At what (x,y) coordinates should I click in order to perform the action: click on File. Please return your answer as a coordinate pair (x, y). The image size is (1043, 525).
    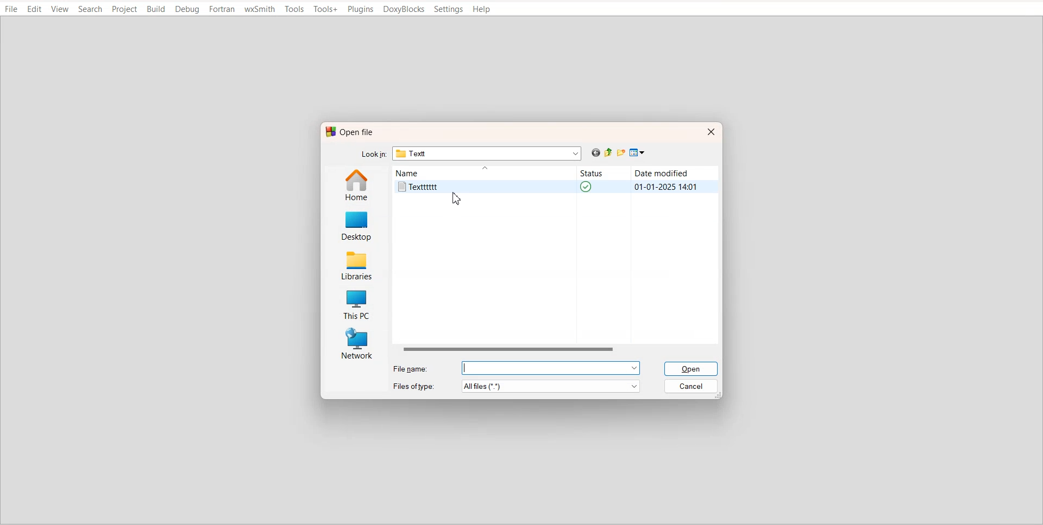
    Looking at the image, I should click on (10, 8).